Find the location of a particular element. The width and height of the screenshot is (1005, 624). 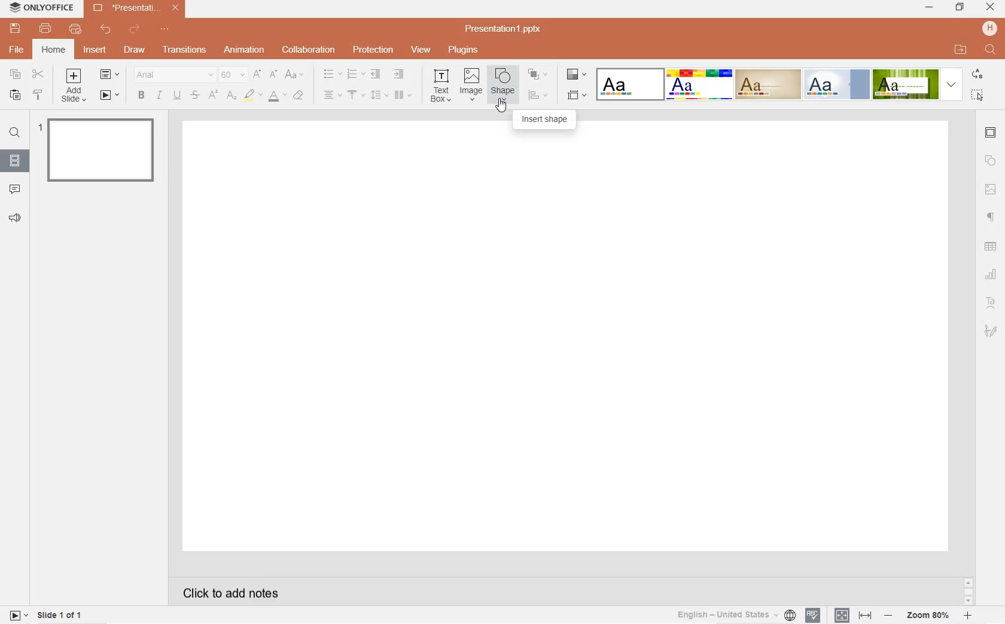

HP is located at coordinates (989, 28).